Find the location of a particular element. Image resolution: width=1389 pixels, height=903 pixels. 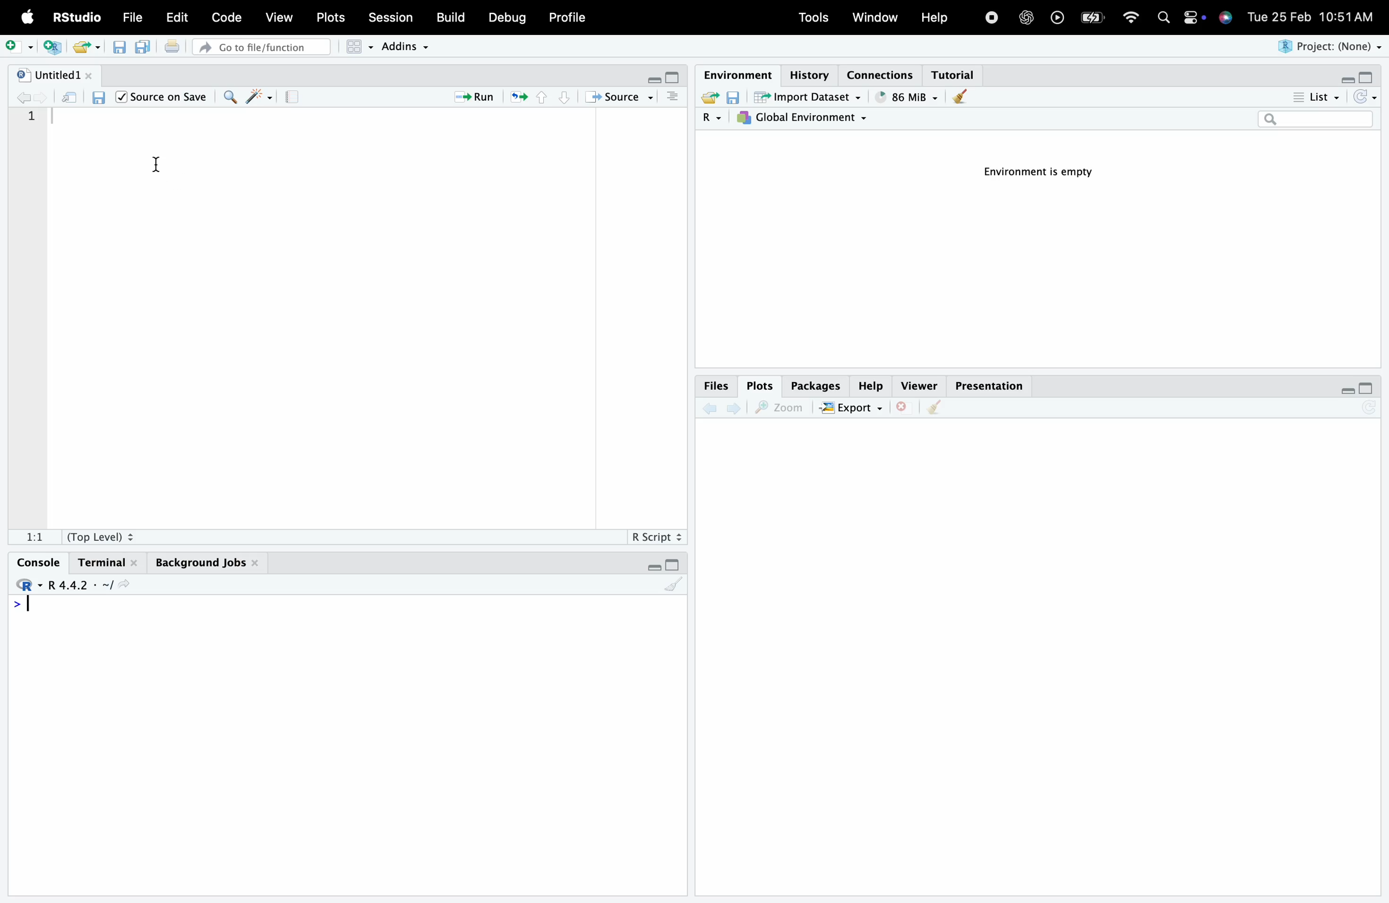

File is located at coordinates (135, 18).